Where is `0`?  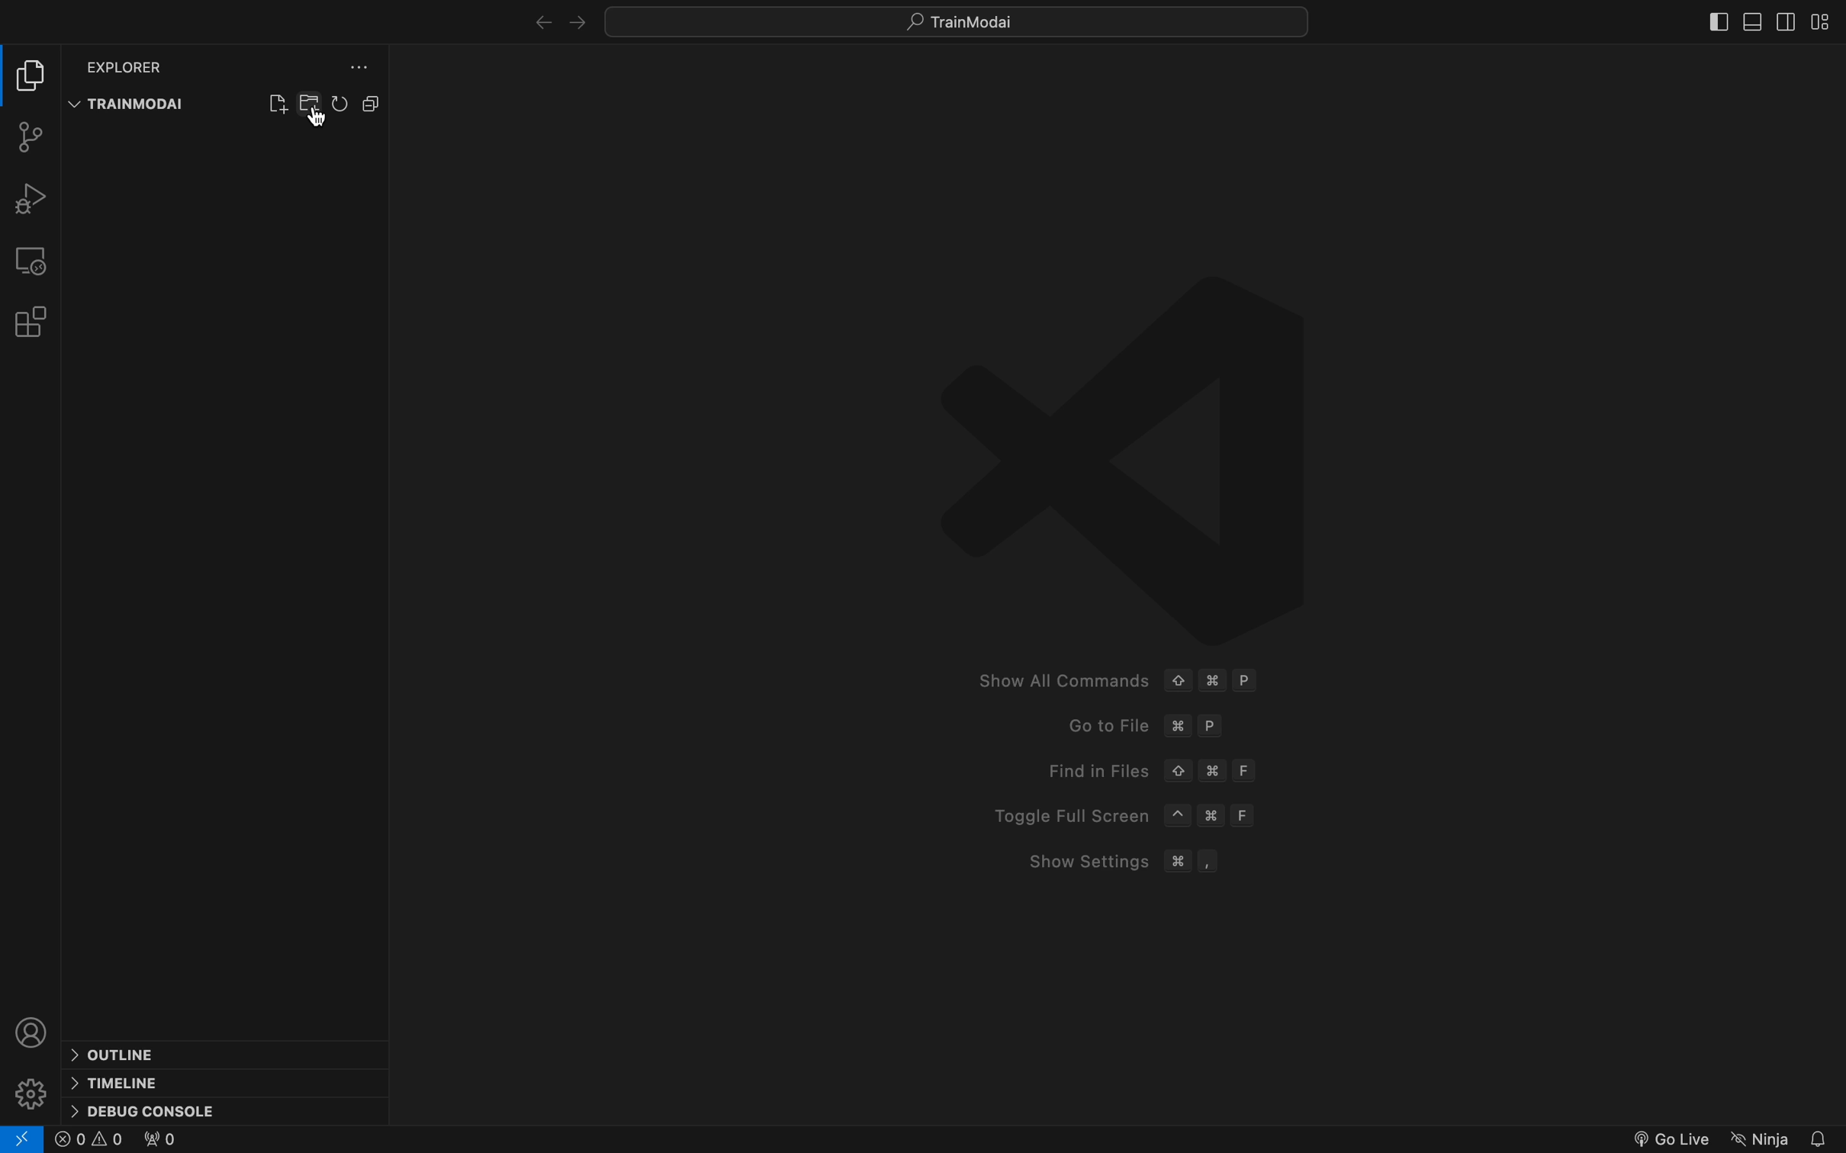
0 is located at coordinates (157, 1140).